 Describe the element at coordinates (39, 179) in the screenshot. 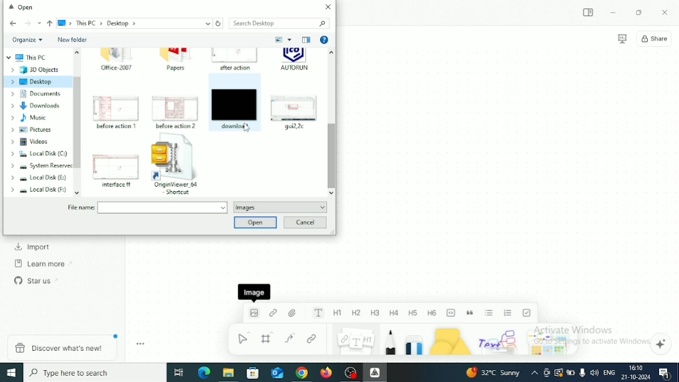

I see `Local Disk (E:)` at that location.